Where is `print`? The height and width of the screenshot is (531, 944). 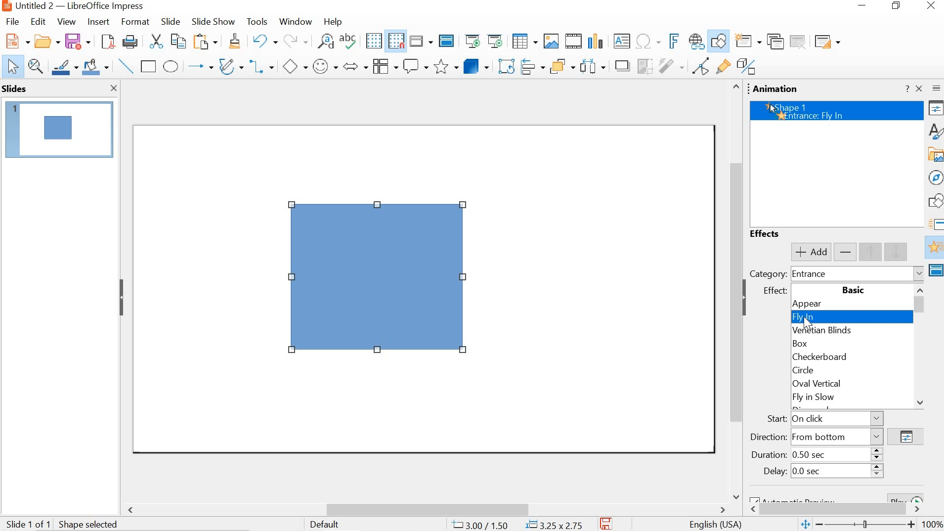 print is located at coordinates (129, 42).